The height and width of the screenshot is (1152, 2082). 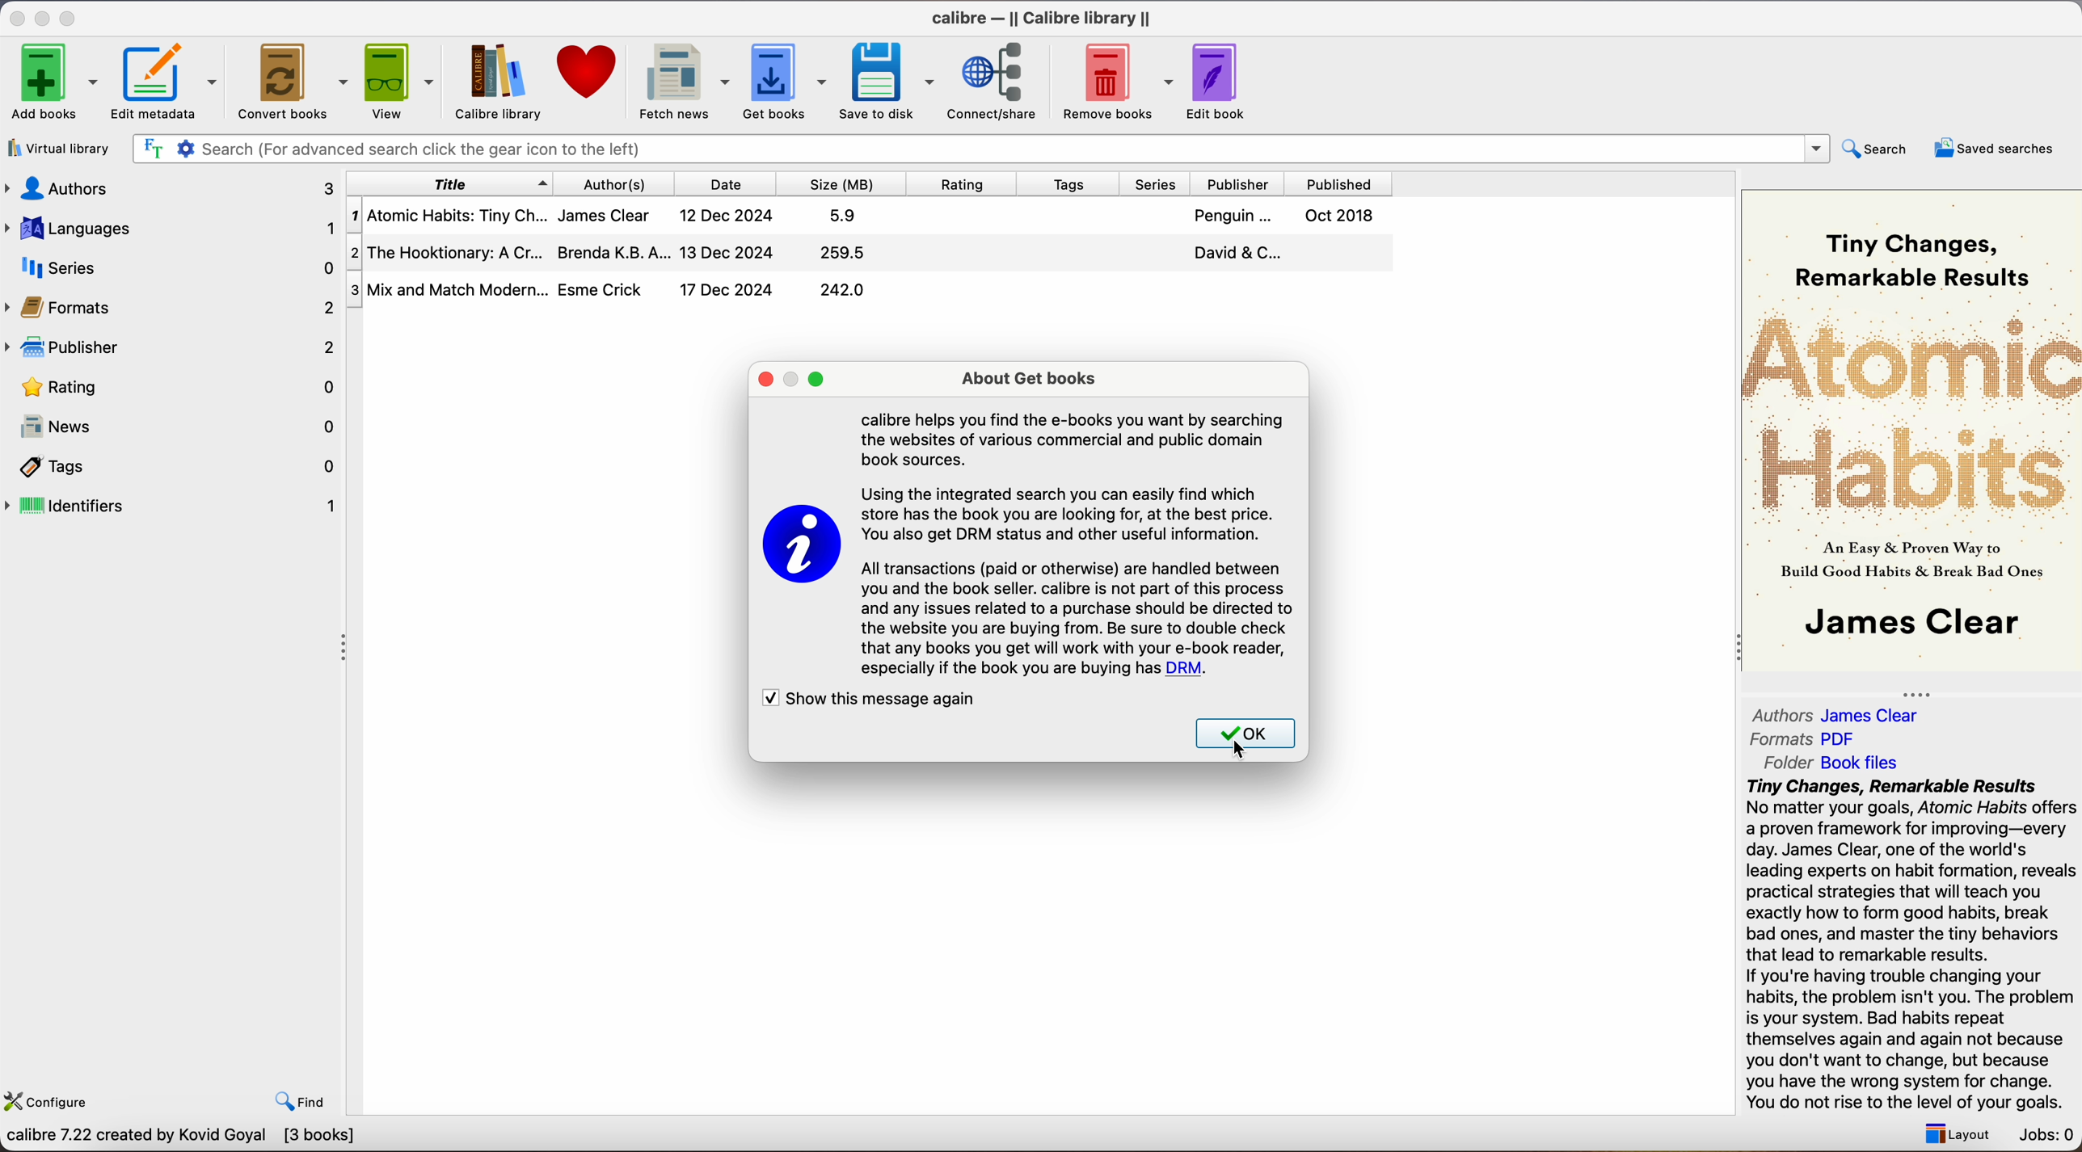 I want to click on authors, so click(x=625, y=183).